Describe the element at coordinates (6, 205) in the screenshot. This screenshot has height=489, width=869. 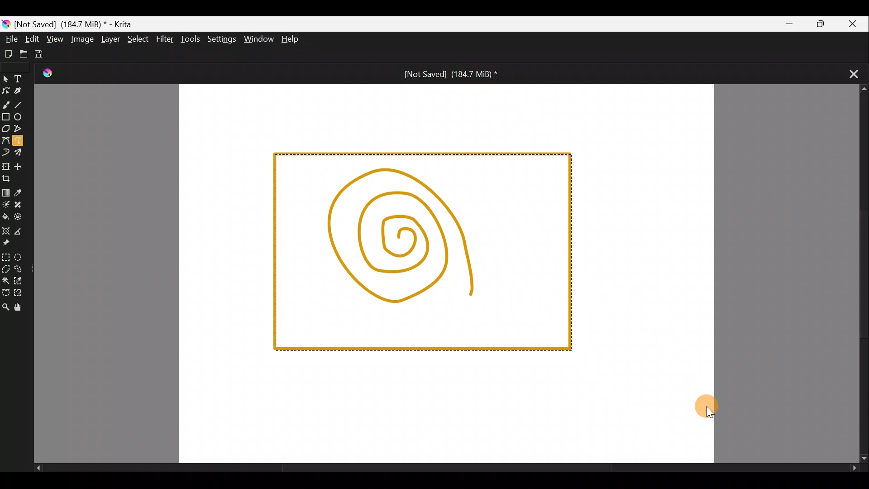
I see `Colourise mask tool` at that location.